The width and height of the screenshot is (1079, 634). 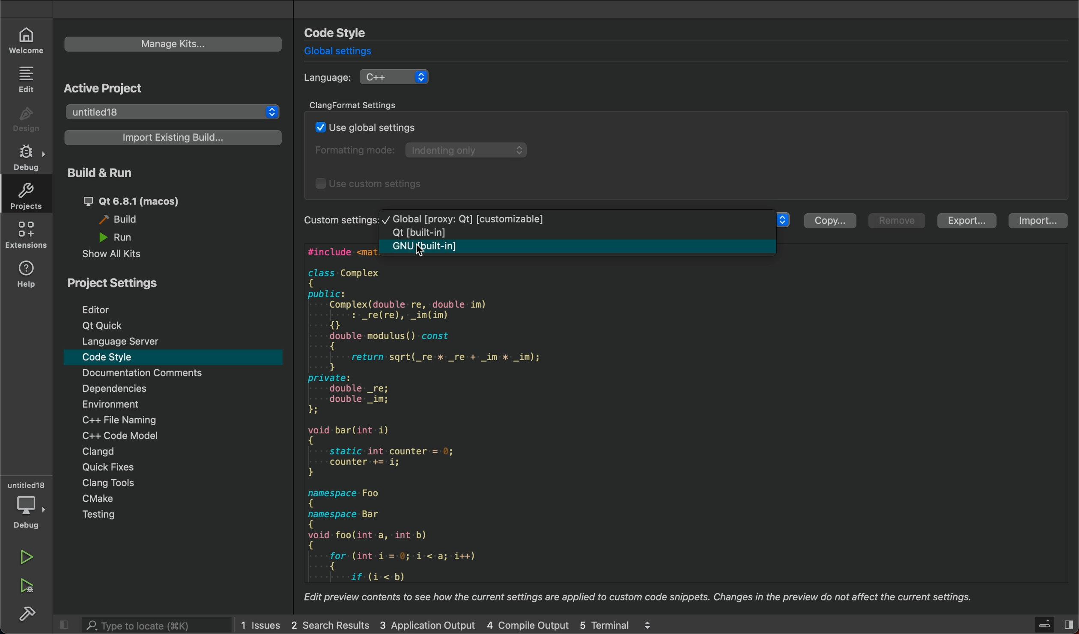 I want to click on logs, so click(x=653, y=624).